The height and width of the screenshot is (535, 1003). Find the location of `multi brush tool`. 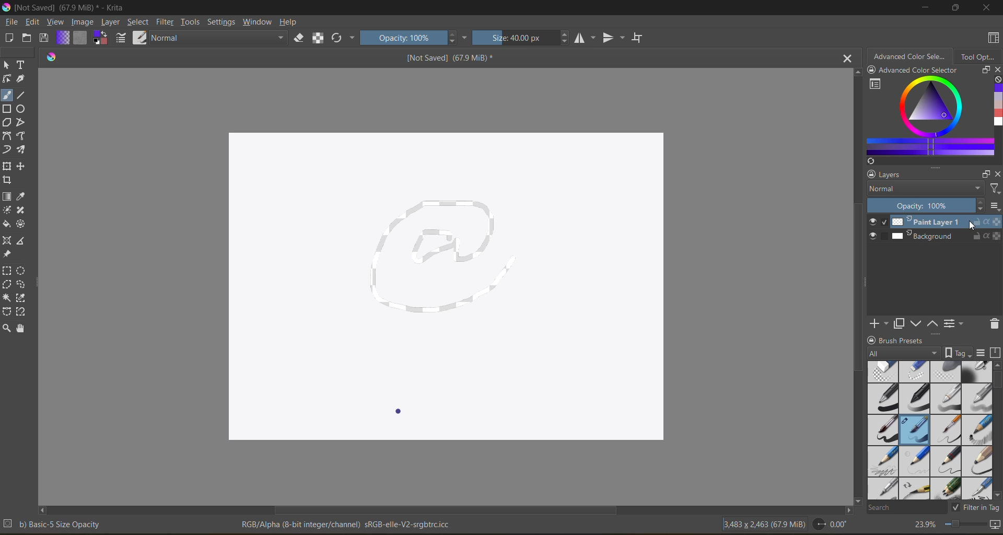

multi brush tool is located at coordinates (22, 149).